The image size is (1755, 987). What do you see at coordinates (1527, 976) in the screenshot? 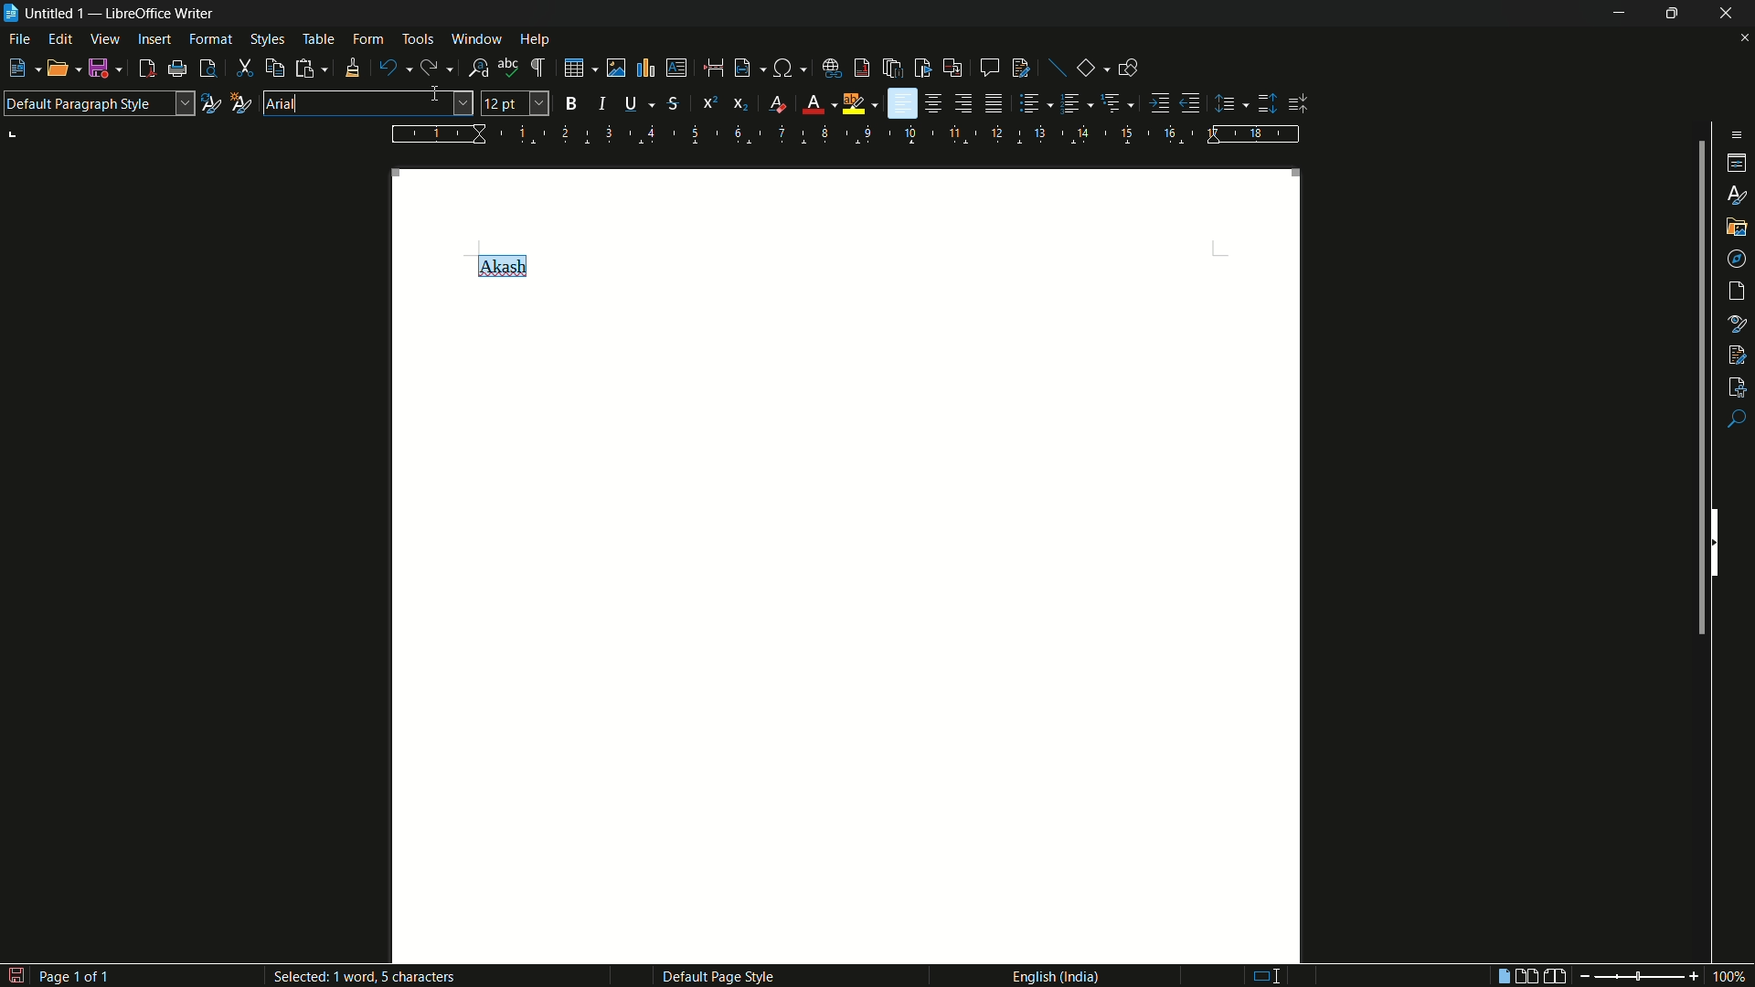
I see `multiple page` at bounding box center [1527, 976].